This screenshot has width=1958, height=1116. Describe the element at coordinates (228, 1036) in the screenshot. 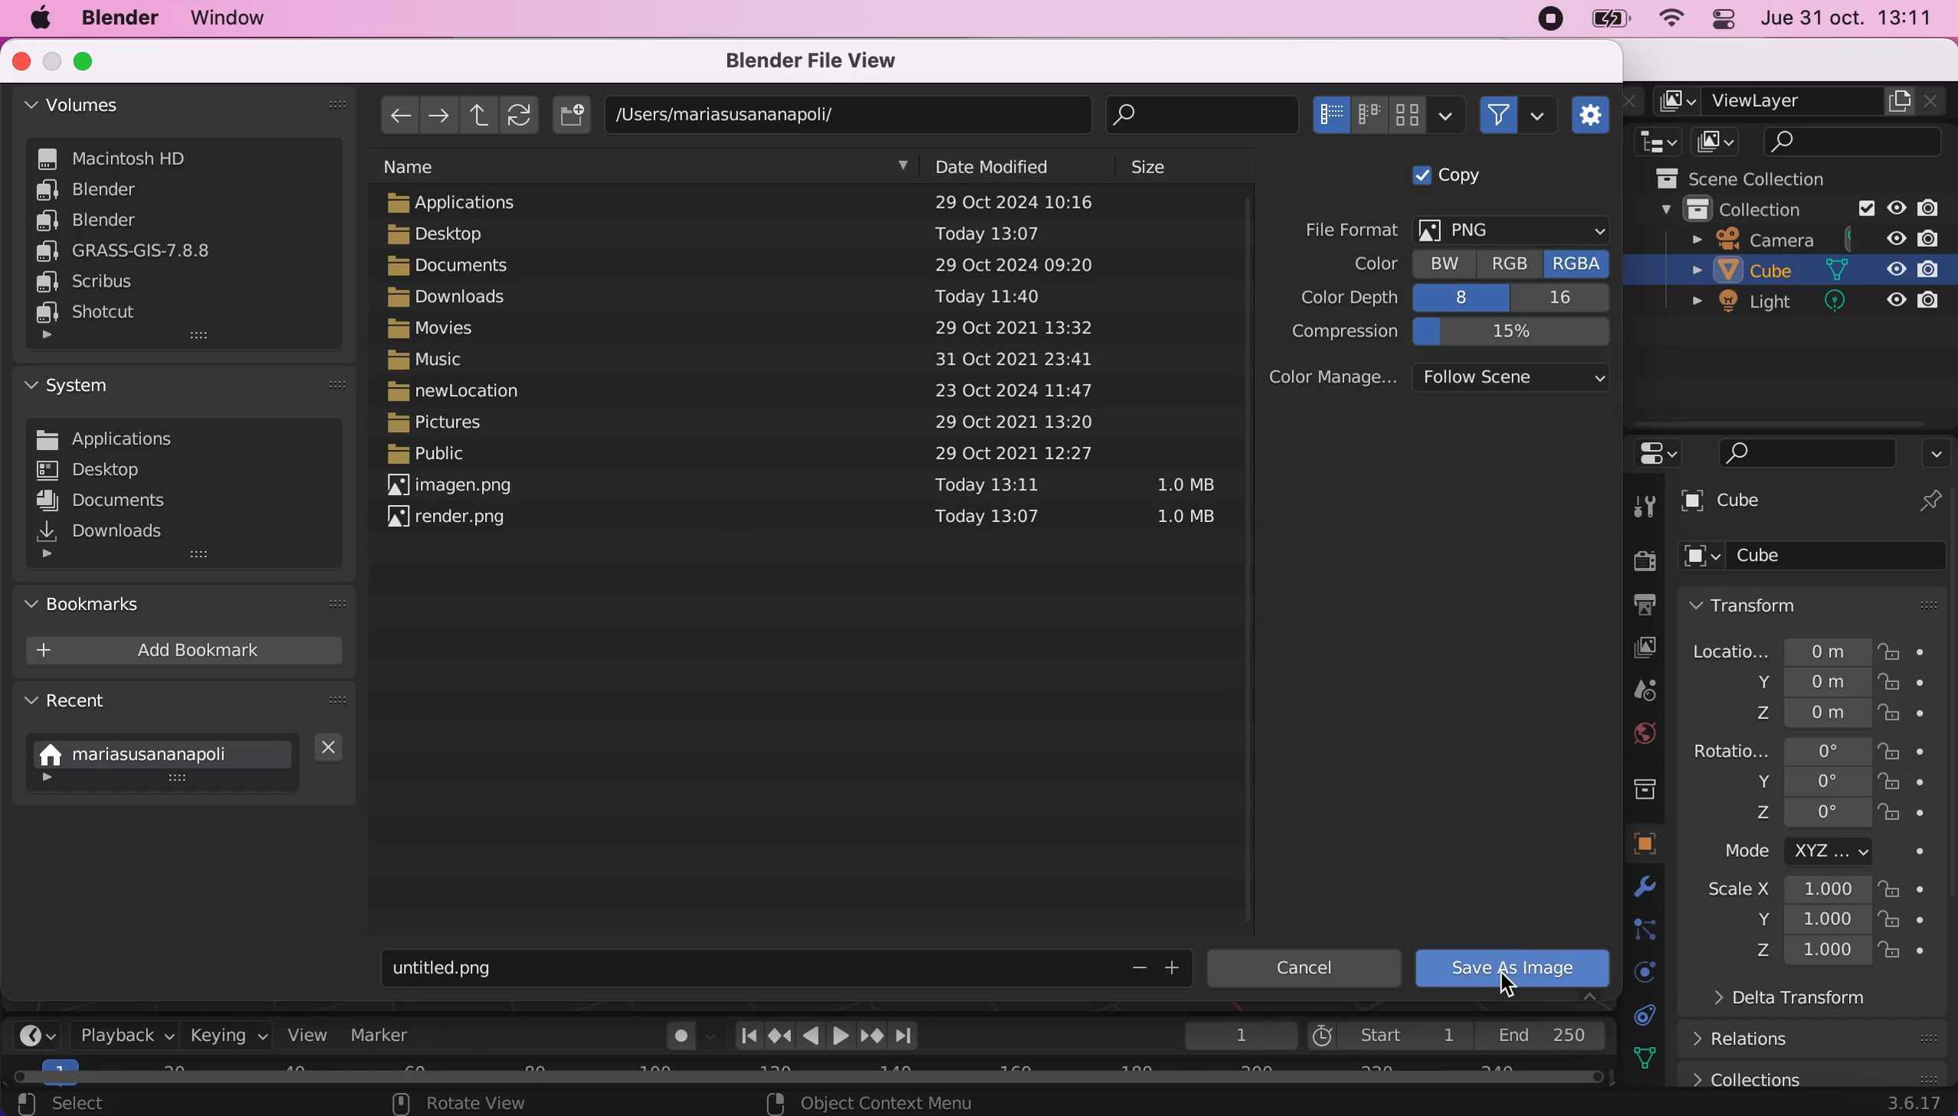

I see `keying` at that location.